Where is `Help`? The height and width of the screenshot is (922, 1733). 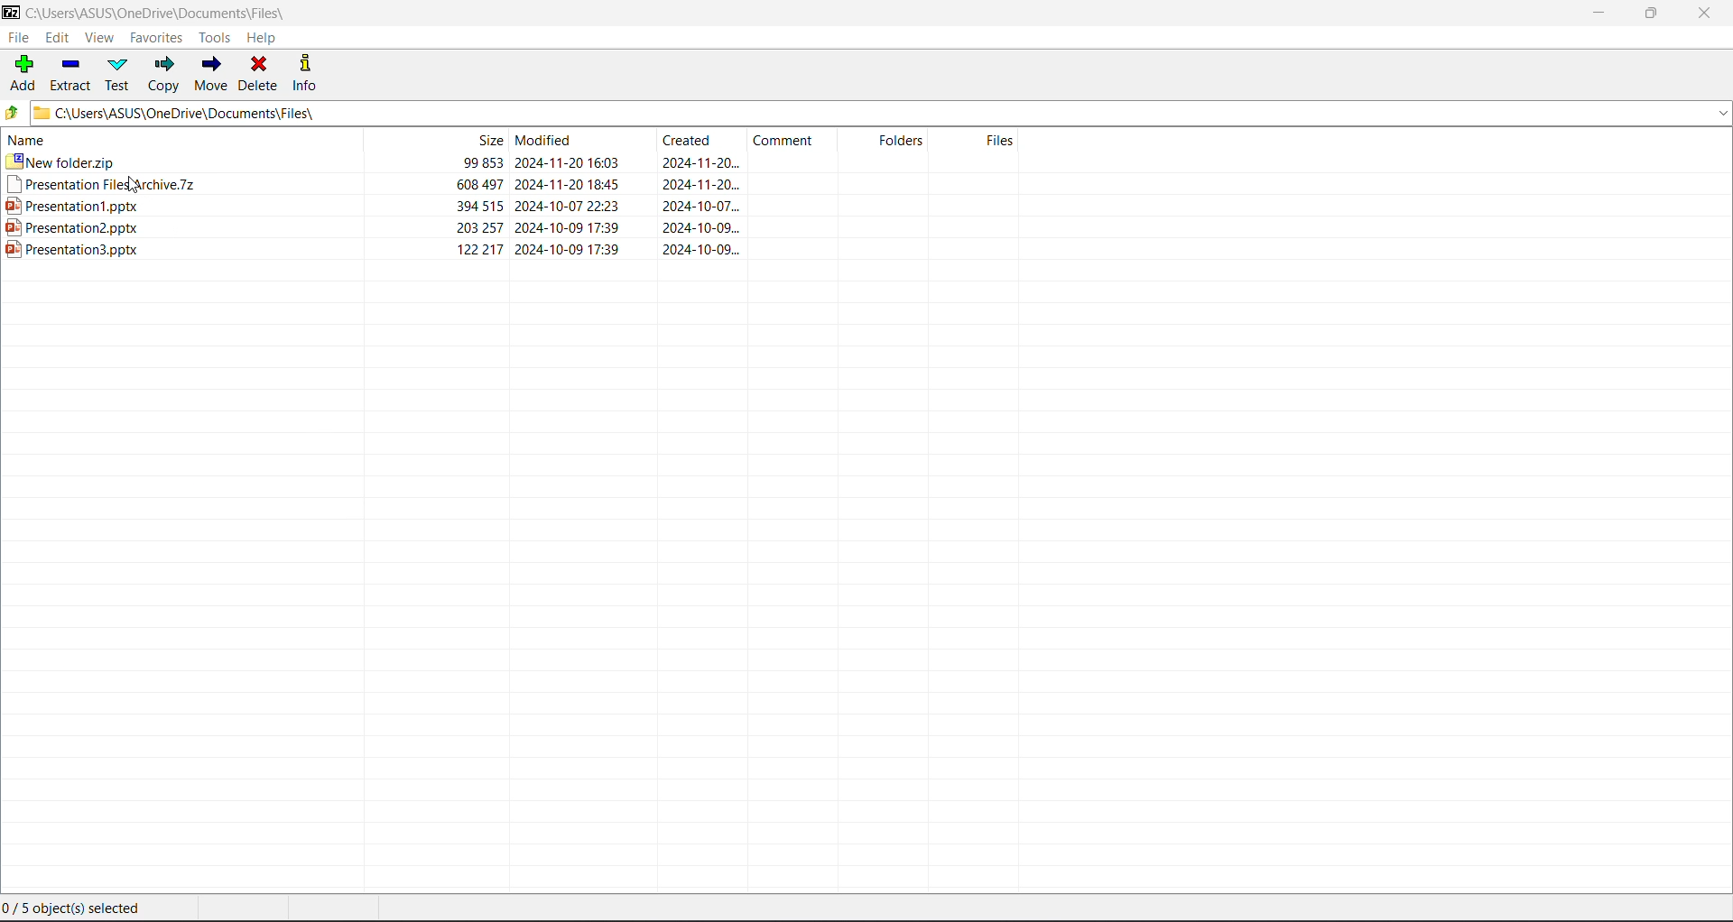
Help is located at coordinates (267, 37).